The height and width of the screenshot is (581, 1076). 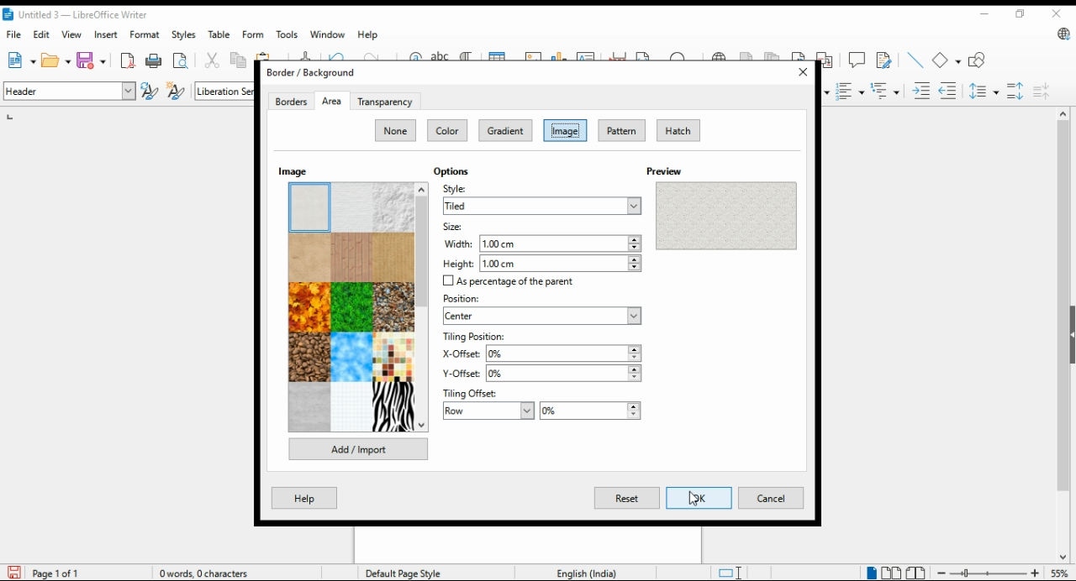 I want to click on insert comment, so click(x=857, y=59).